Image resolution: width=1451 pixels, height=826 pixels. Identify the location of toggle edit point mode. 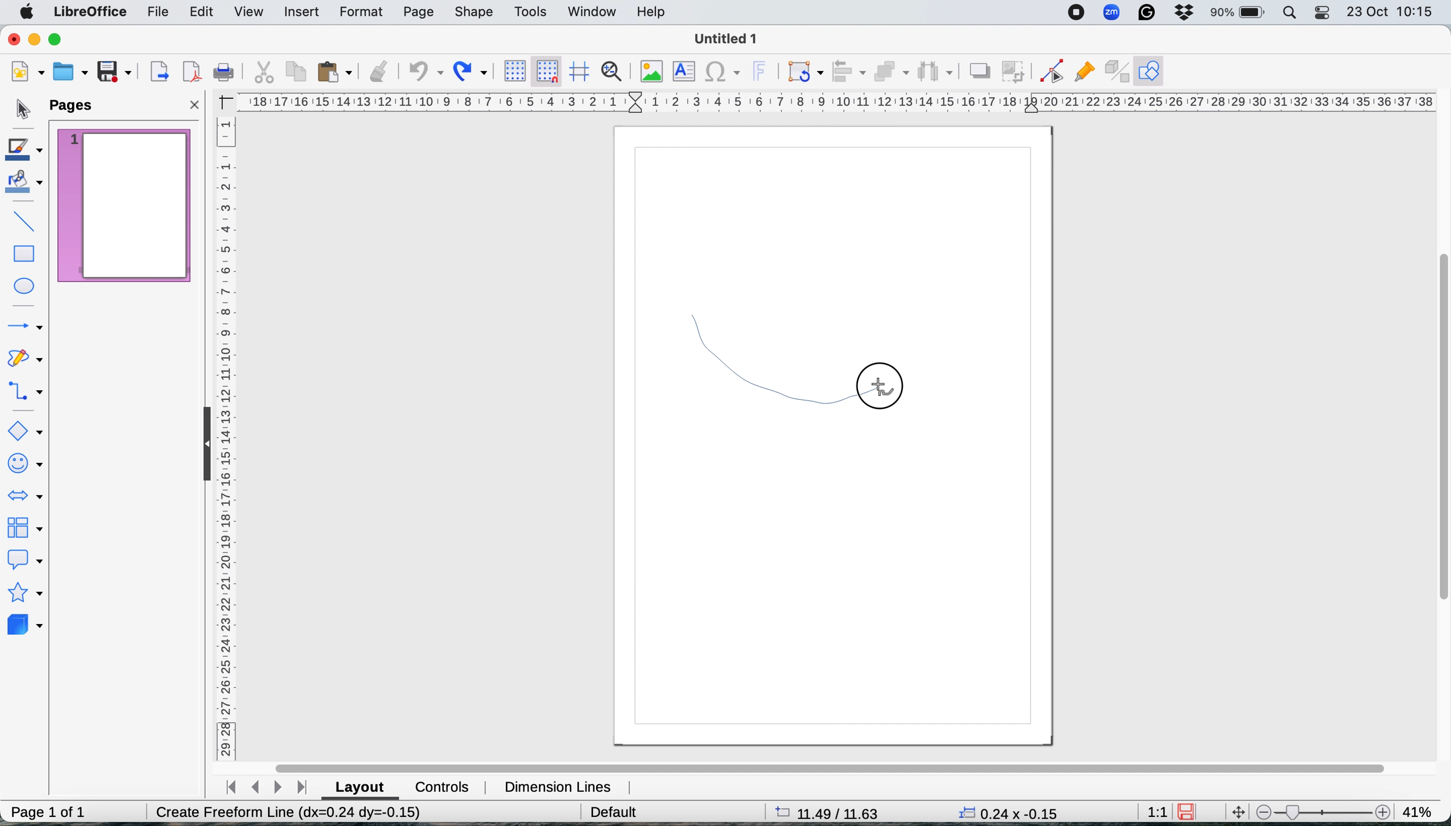
(1050, 71).